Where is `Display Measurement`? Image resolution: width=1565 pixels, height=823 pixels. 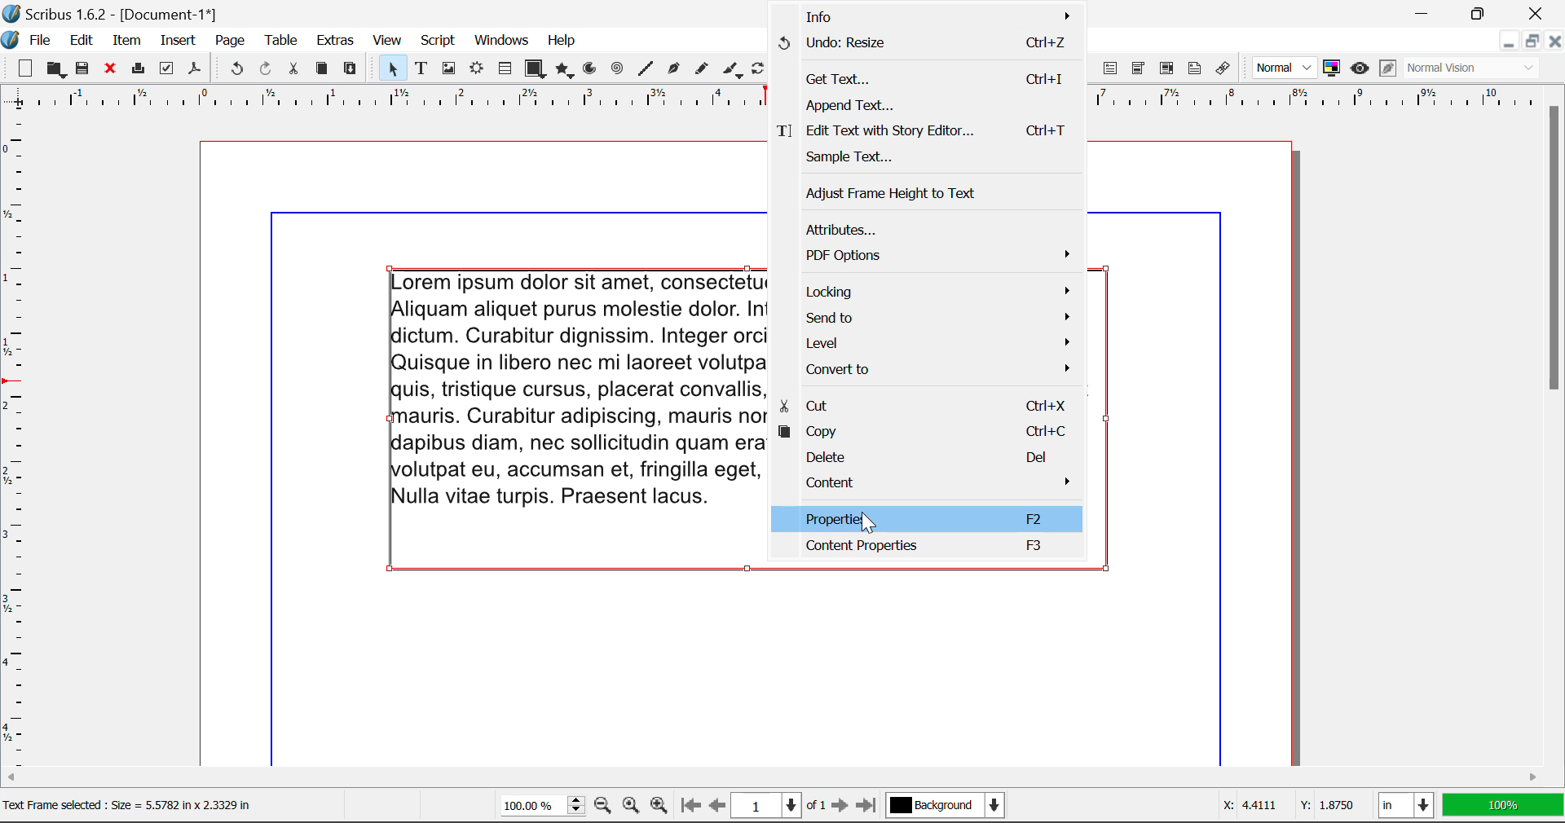 Display Measurement is located at coordinates (1503, 808).